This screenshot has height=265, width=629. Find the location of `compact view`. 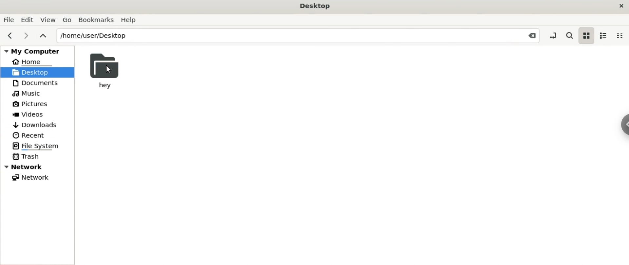

compact view is located at coordinates (621, 35).